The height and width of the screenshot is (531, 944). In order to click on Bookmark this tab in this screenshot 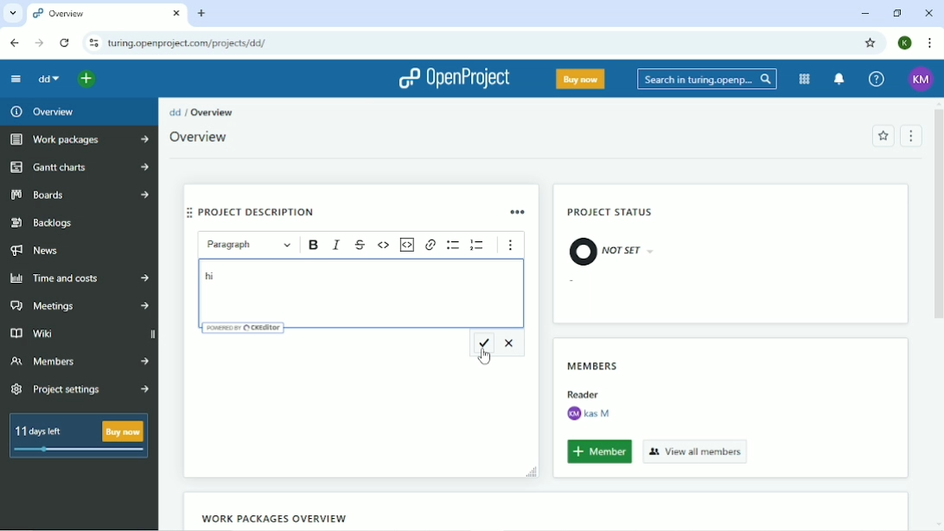, I will do `click(870, 42)`.